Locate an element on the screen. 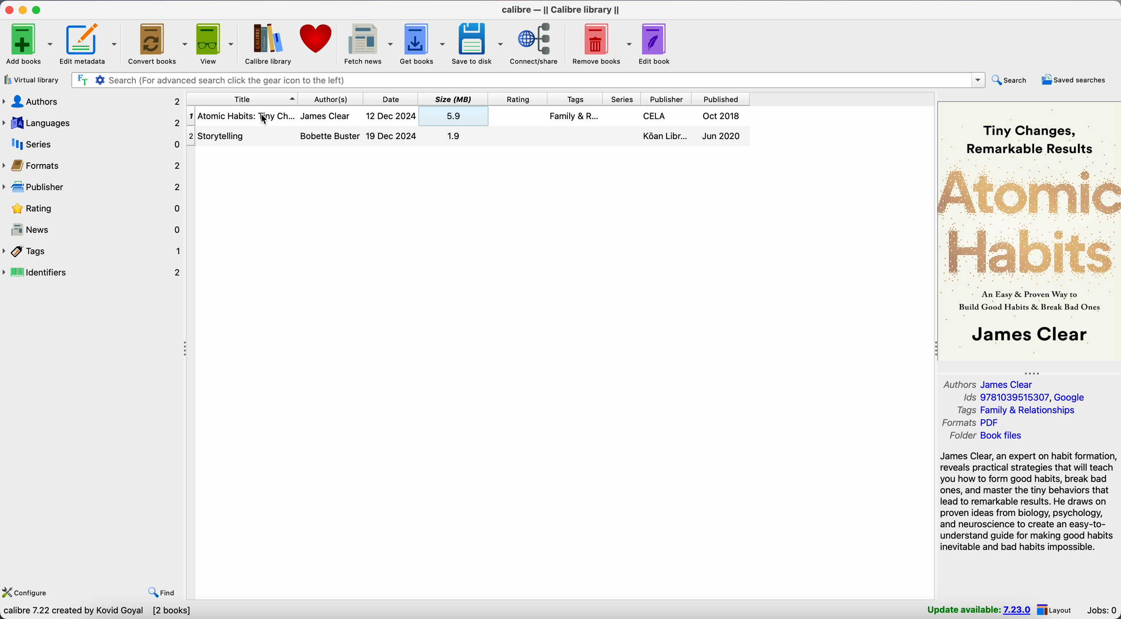 This screenshot has width=1121, height=619. edit metadata is located at coordinates (89, 44).